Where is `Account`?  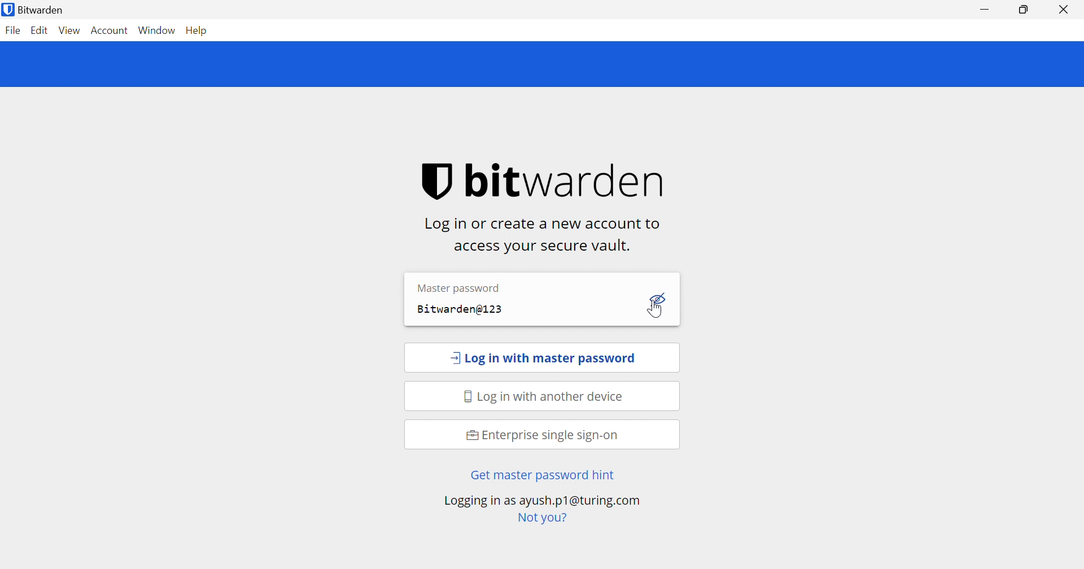
Account is located at coordinates (109, 30).